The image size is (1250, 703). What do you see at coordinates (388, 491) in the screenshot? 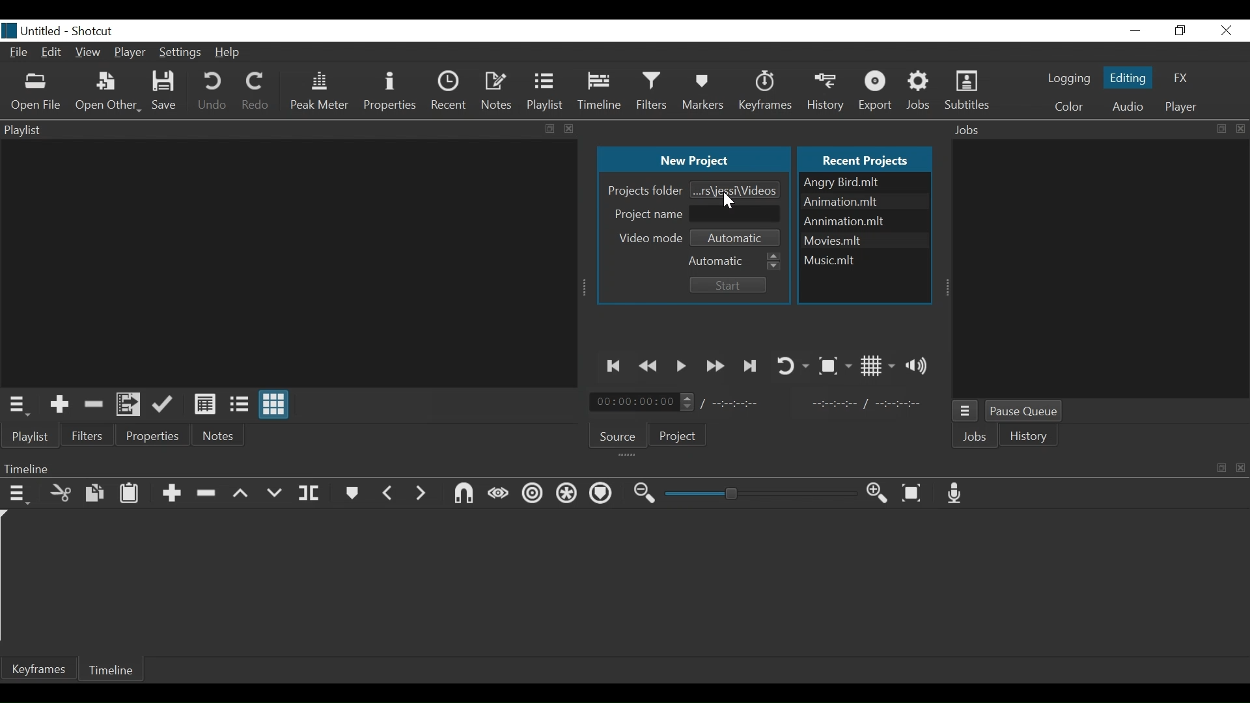
I see `Previous marker` at bounding box center [388, 491].